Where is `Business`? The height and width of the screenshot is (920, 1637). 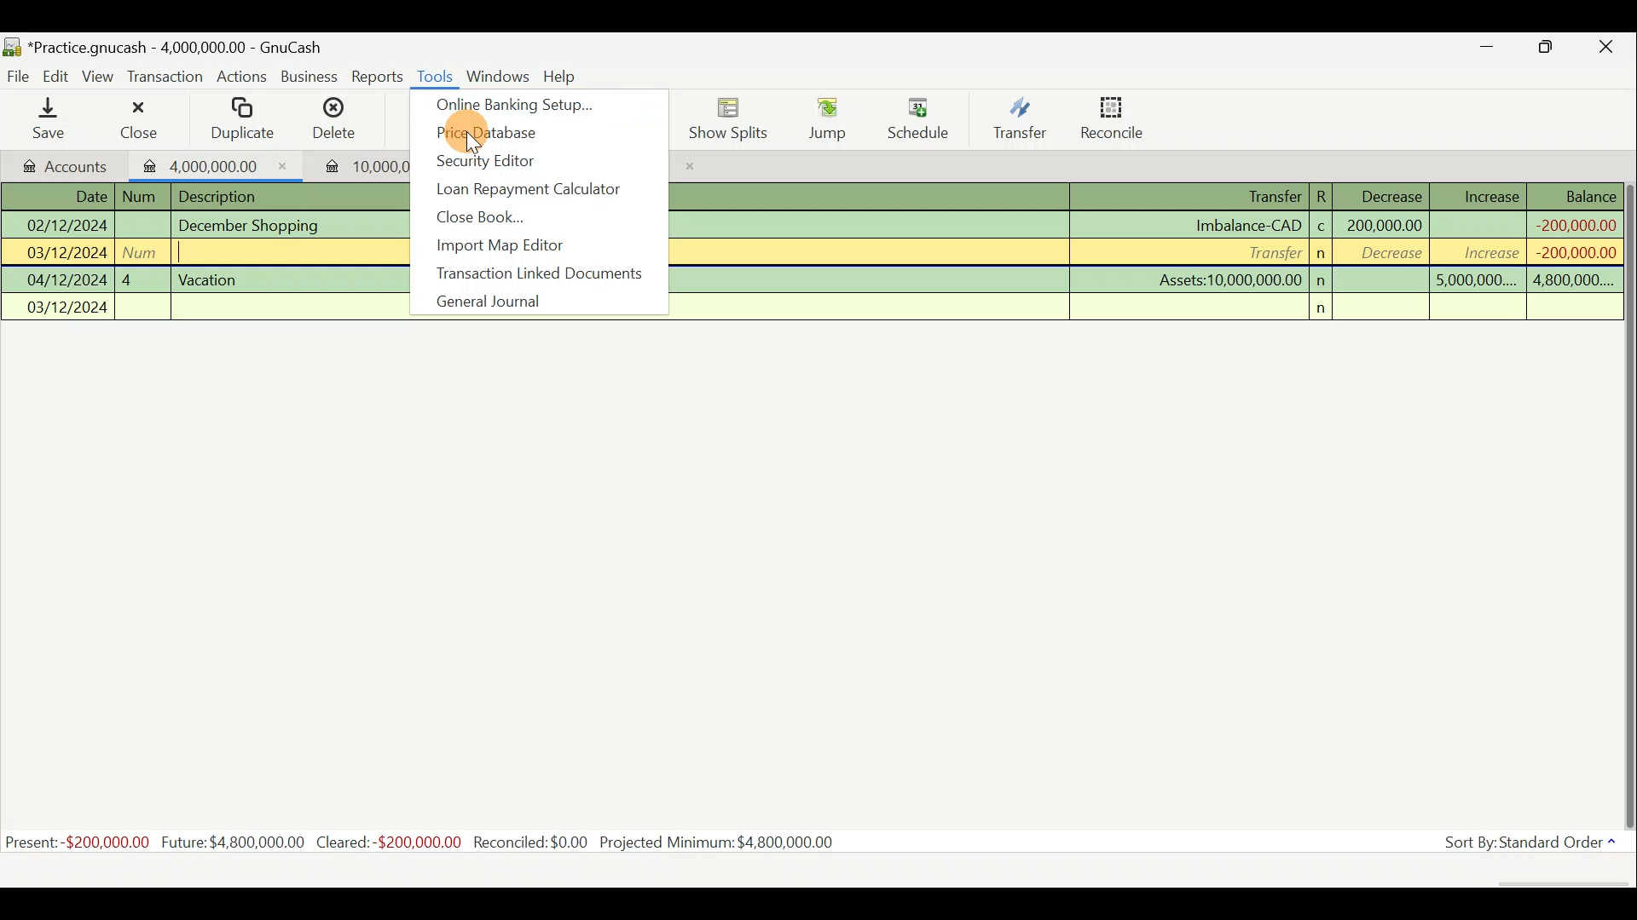
Business is located at coordinates (310, 77).